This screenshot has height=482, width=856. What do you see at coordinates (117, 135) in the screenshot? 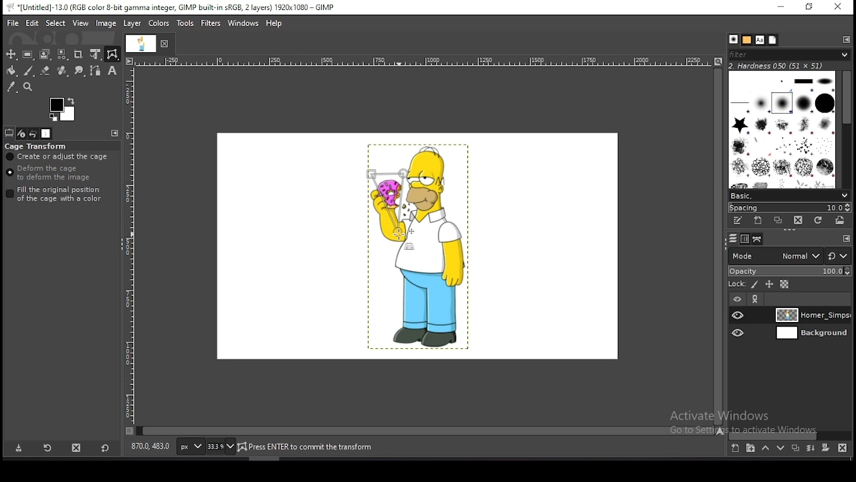
I see `configure this tab` at bounding box center [117, 135].